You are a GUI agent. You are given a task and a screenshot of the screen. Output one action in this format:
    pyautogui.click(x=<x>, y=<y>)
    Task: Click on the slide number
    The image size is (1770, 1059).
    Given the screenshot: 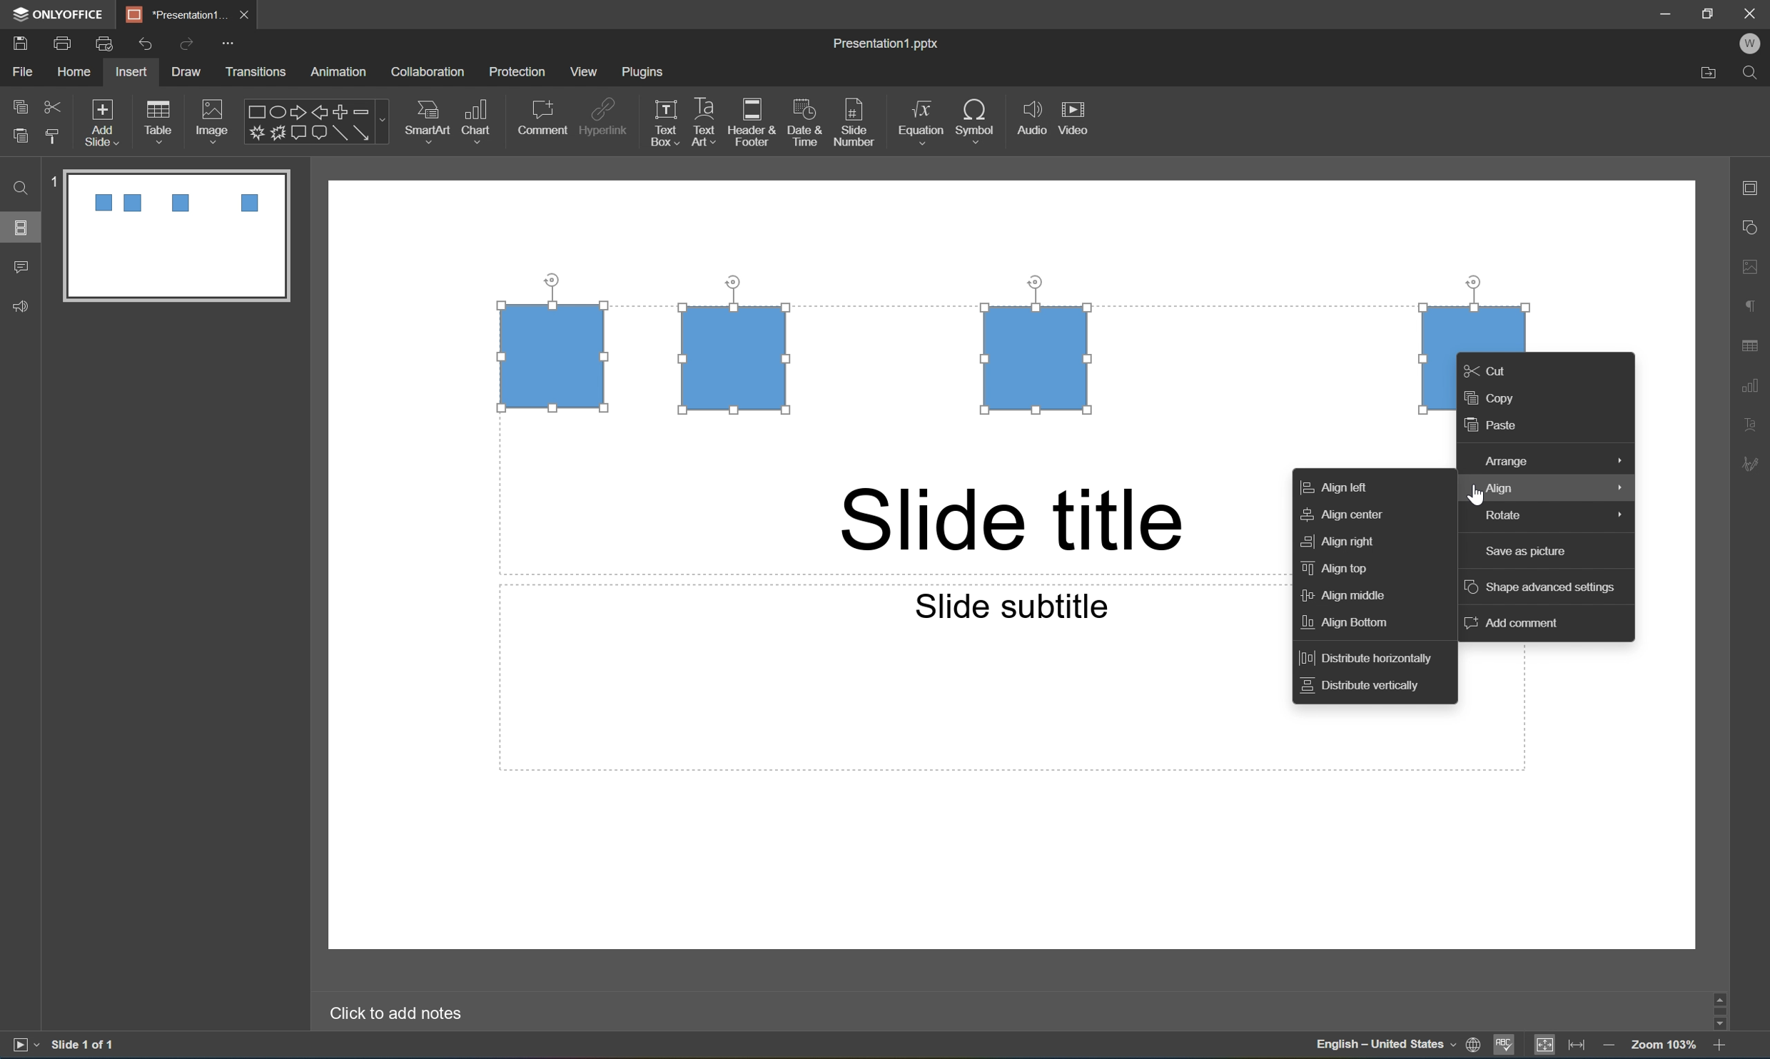 What is the action you would take?
    pyautogui.click(x=855, y=123)
    